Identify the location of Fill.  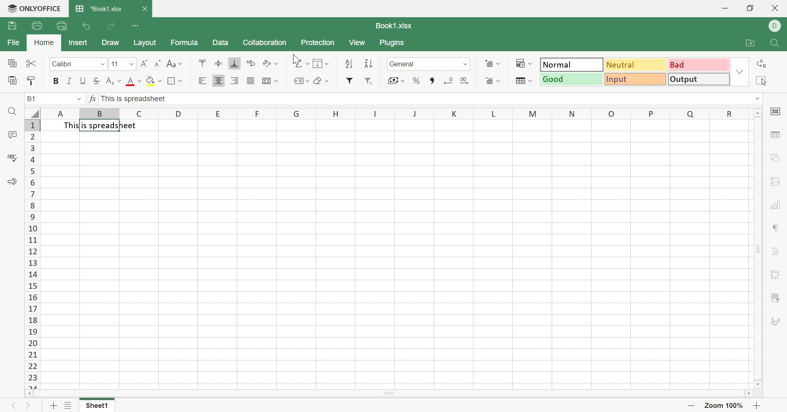
(319, 64).